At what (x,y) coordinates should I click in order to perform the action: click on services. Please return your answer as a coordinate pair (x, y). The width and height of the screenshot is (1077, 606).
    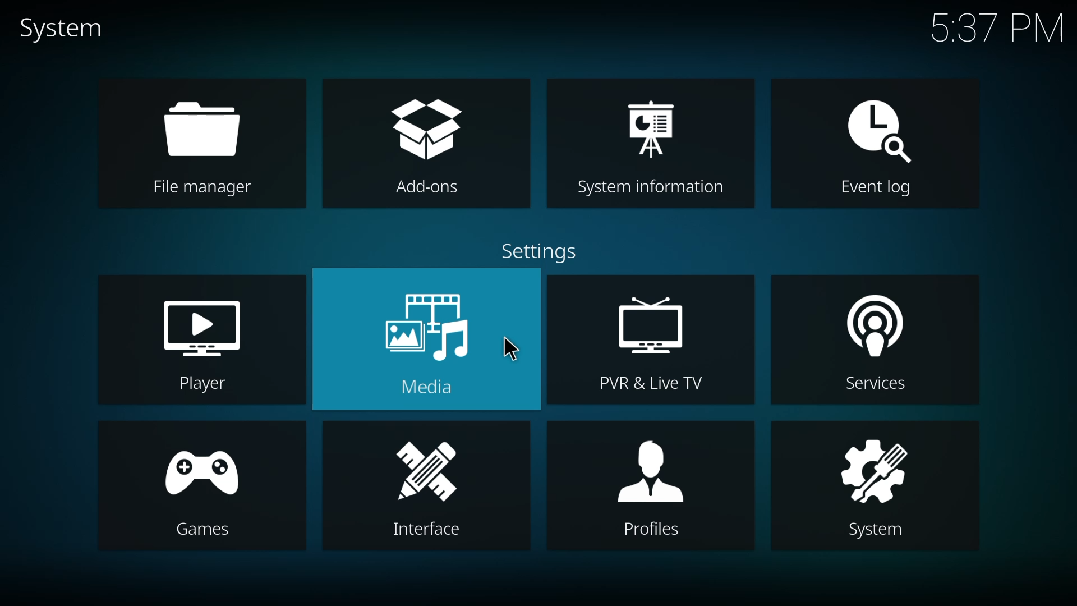
    Looking at the image, I should click on (872, 327).